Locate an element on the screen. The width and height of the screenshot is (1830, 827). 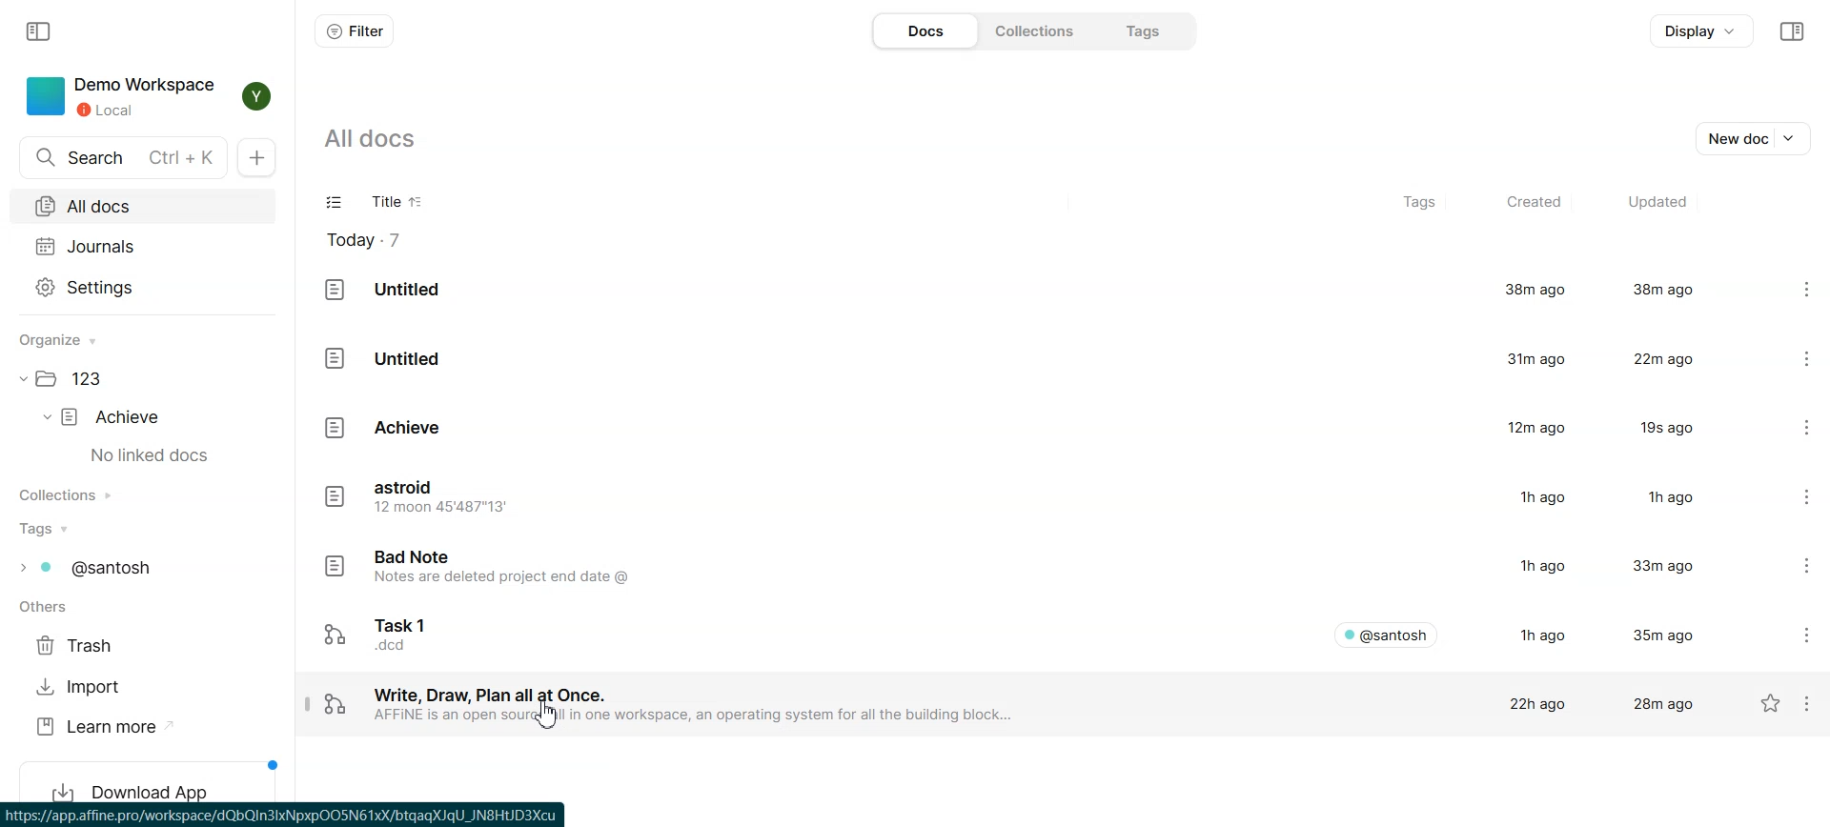
Settings is located at coordinates (1790, 427).